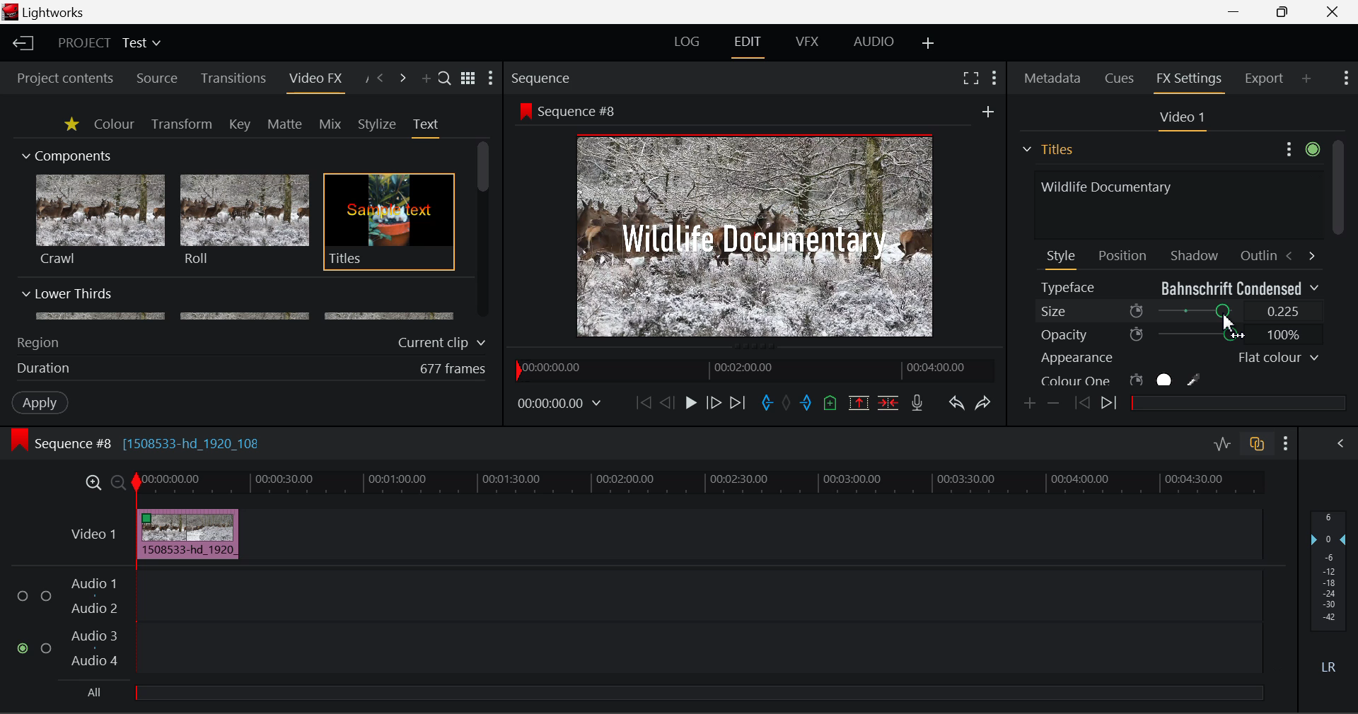  Describe the element at coordinates (405, 79) in the screenshot. I see `Next Panel` at that location.